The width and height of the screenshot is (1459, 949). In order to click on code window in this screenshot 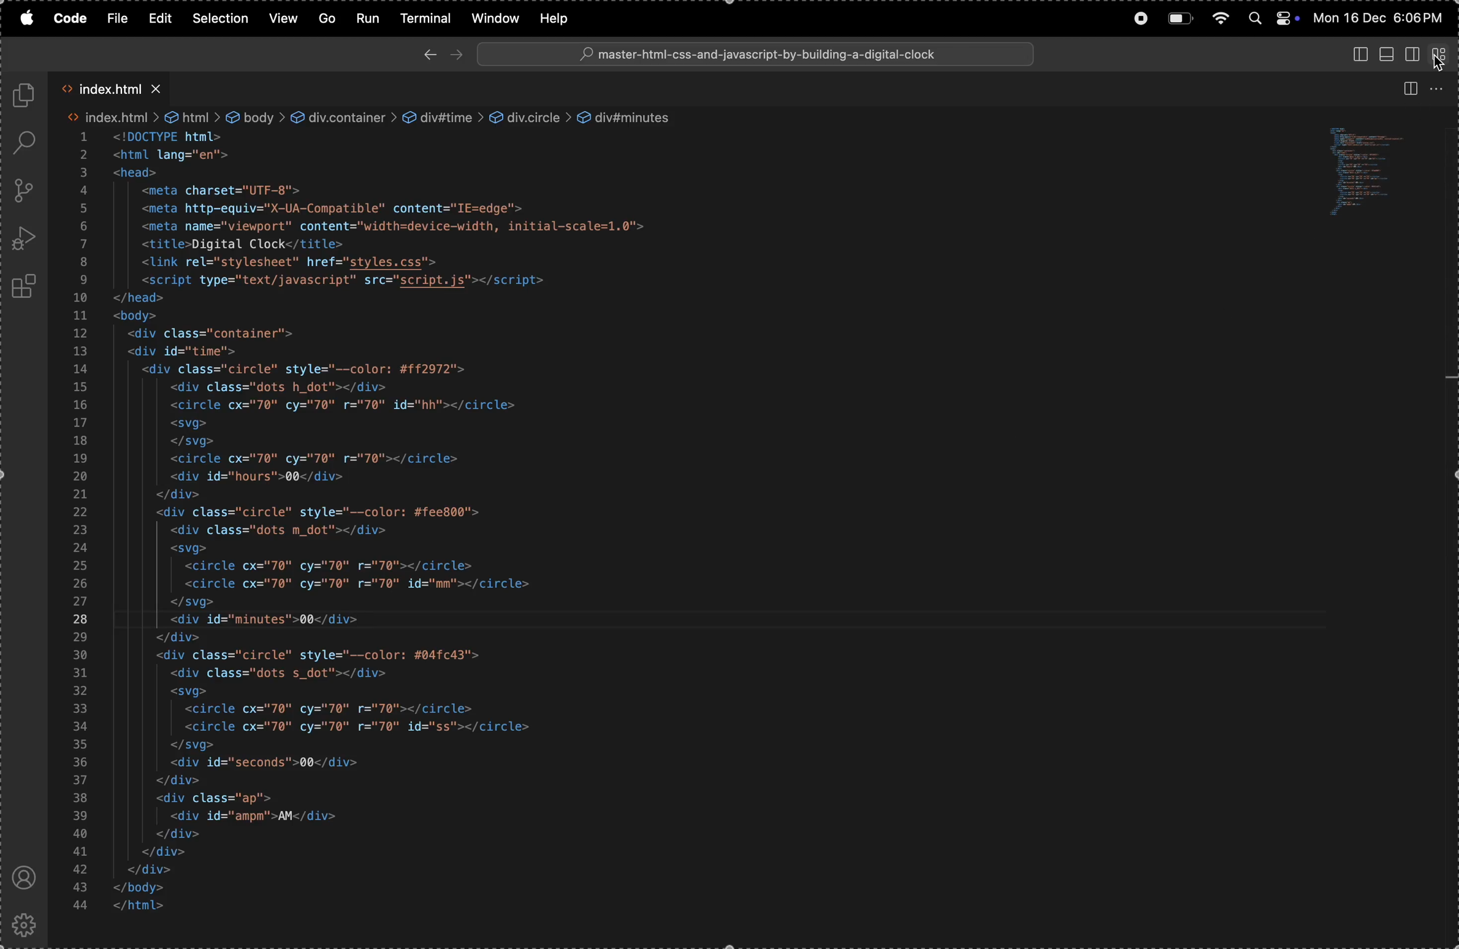, I will do `click(1383, 173)`.